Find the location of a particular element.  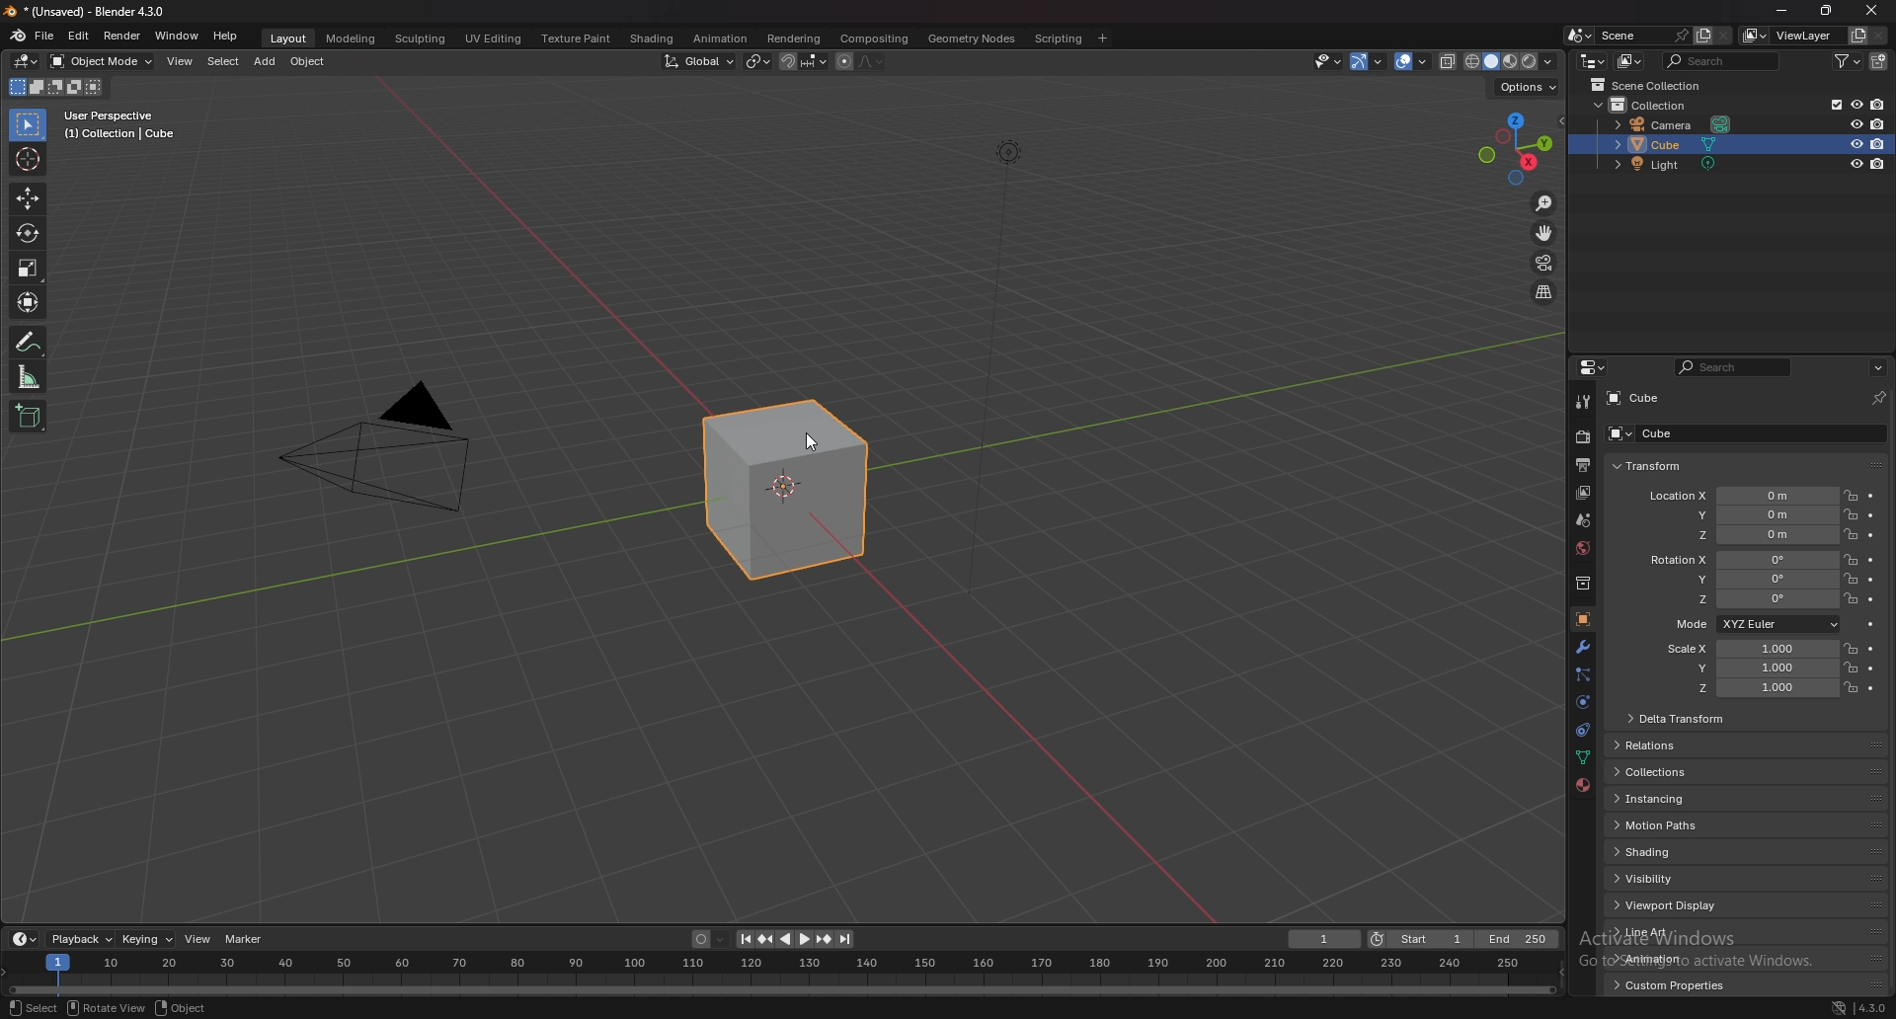

geometry is located at coordinates (974, 39).